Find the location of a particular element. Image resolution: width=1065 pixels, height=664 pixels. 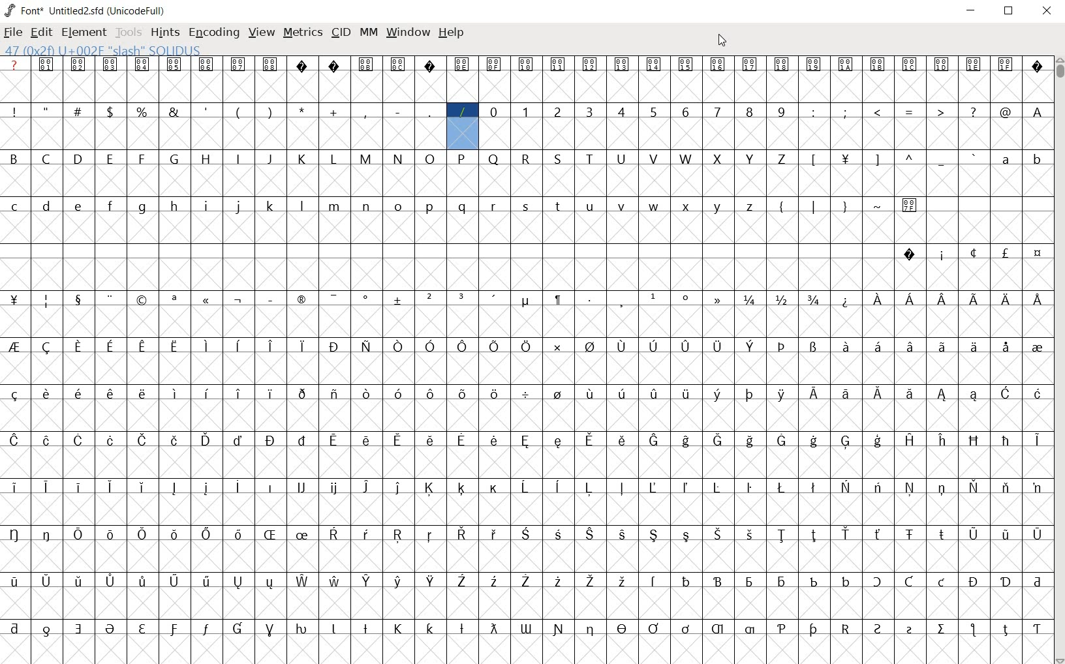

glyph is located at coordinates (780, 208).